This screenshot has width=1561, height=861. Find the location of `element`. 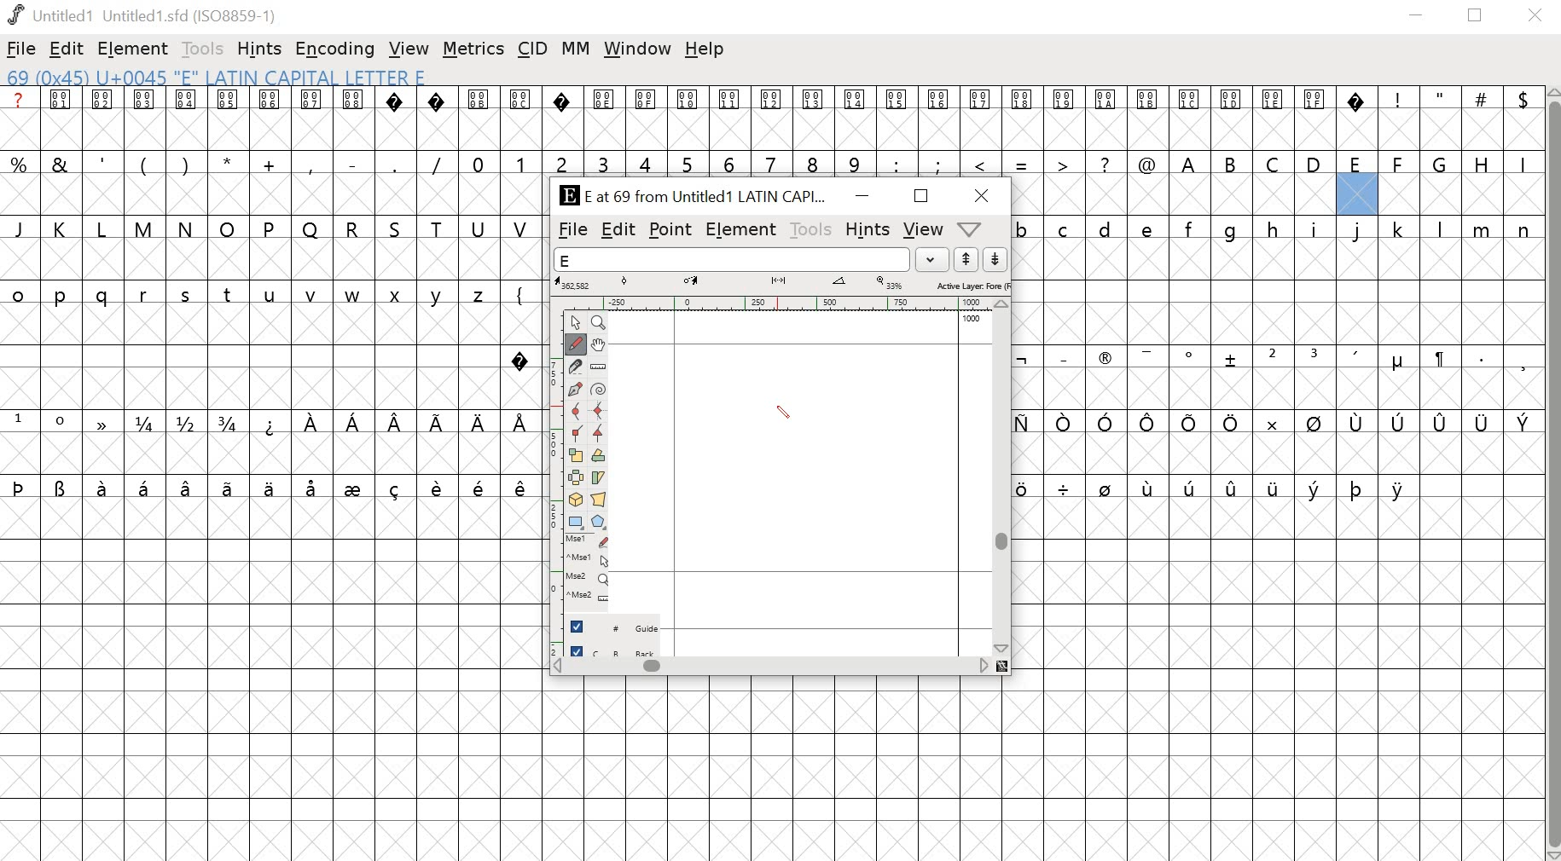

element is located at coordinates (130, 48).